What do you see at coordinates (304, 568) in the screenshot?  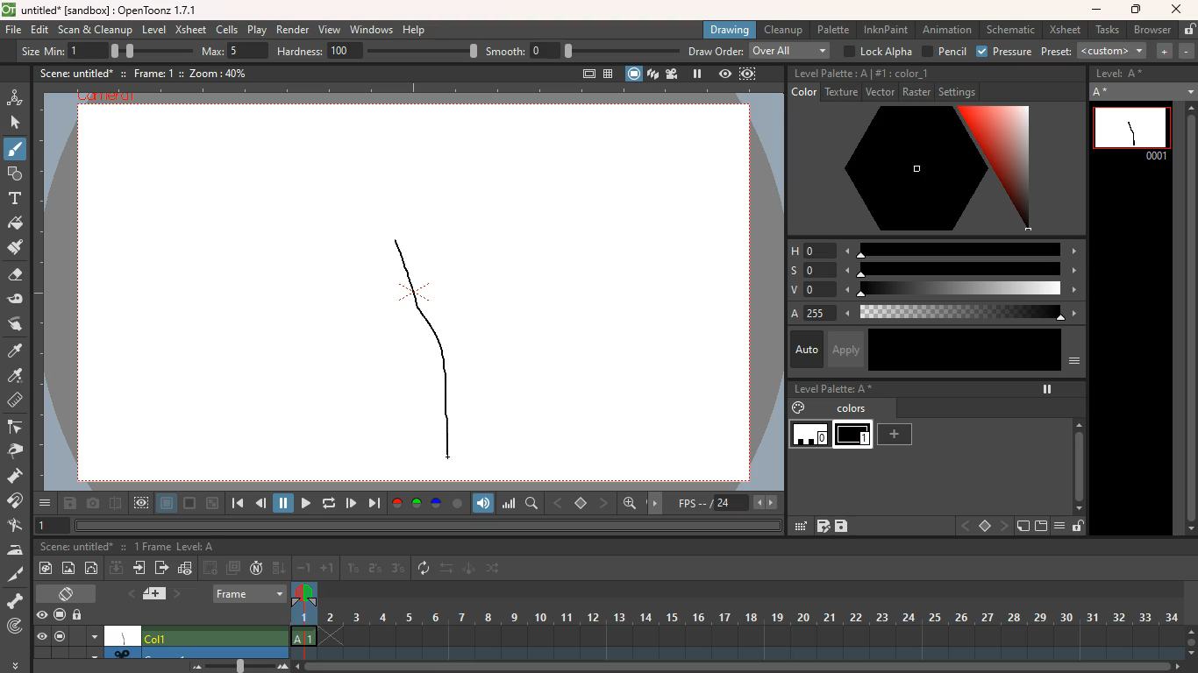 I see `-1` at bounding box center [304, 568].